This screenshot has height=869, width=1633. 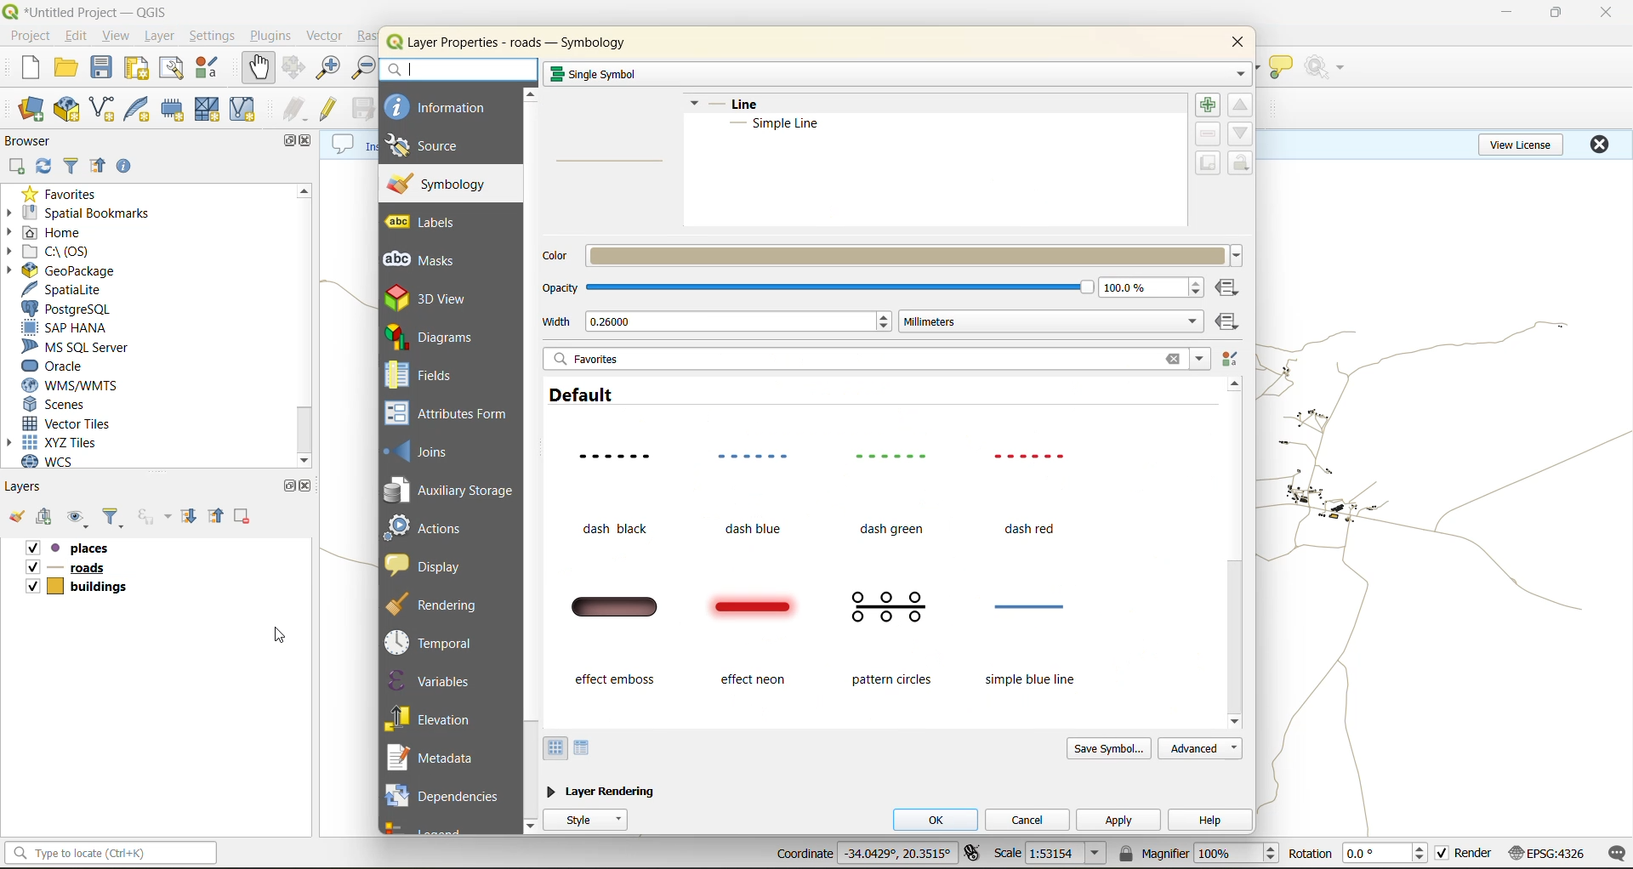 What do you see at coordinates (243, 111) in the screenshot?
I see `virtual layer` at bounding box center [243, 111].